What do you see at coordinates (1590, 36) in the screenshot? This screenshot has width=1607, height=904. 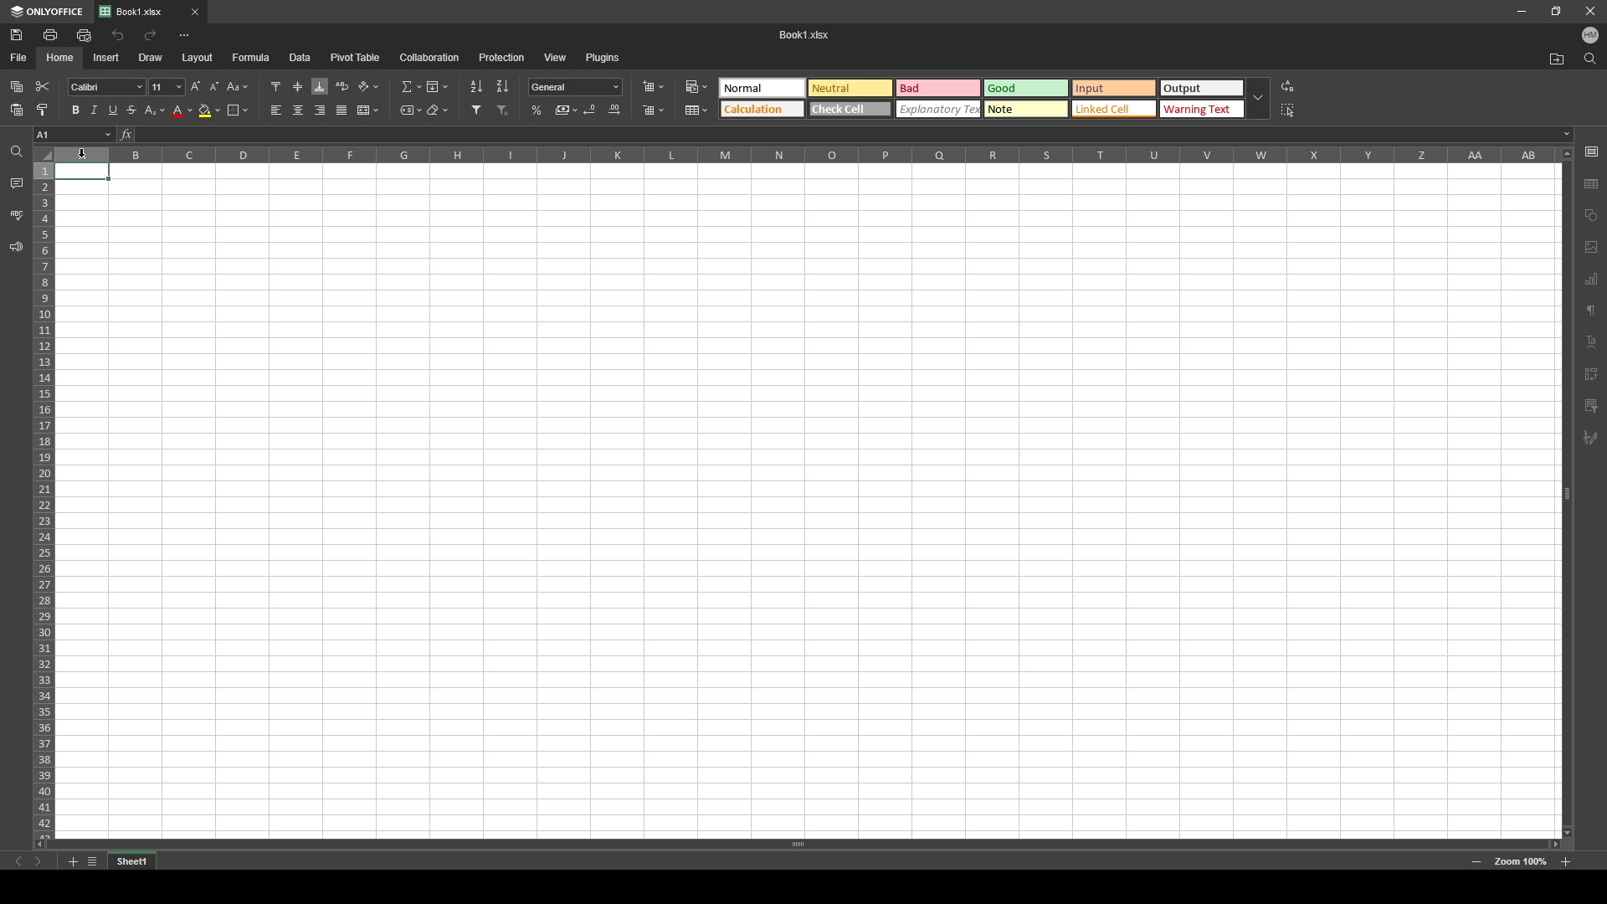 I see `profile` at bounding box center [1590, 36].